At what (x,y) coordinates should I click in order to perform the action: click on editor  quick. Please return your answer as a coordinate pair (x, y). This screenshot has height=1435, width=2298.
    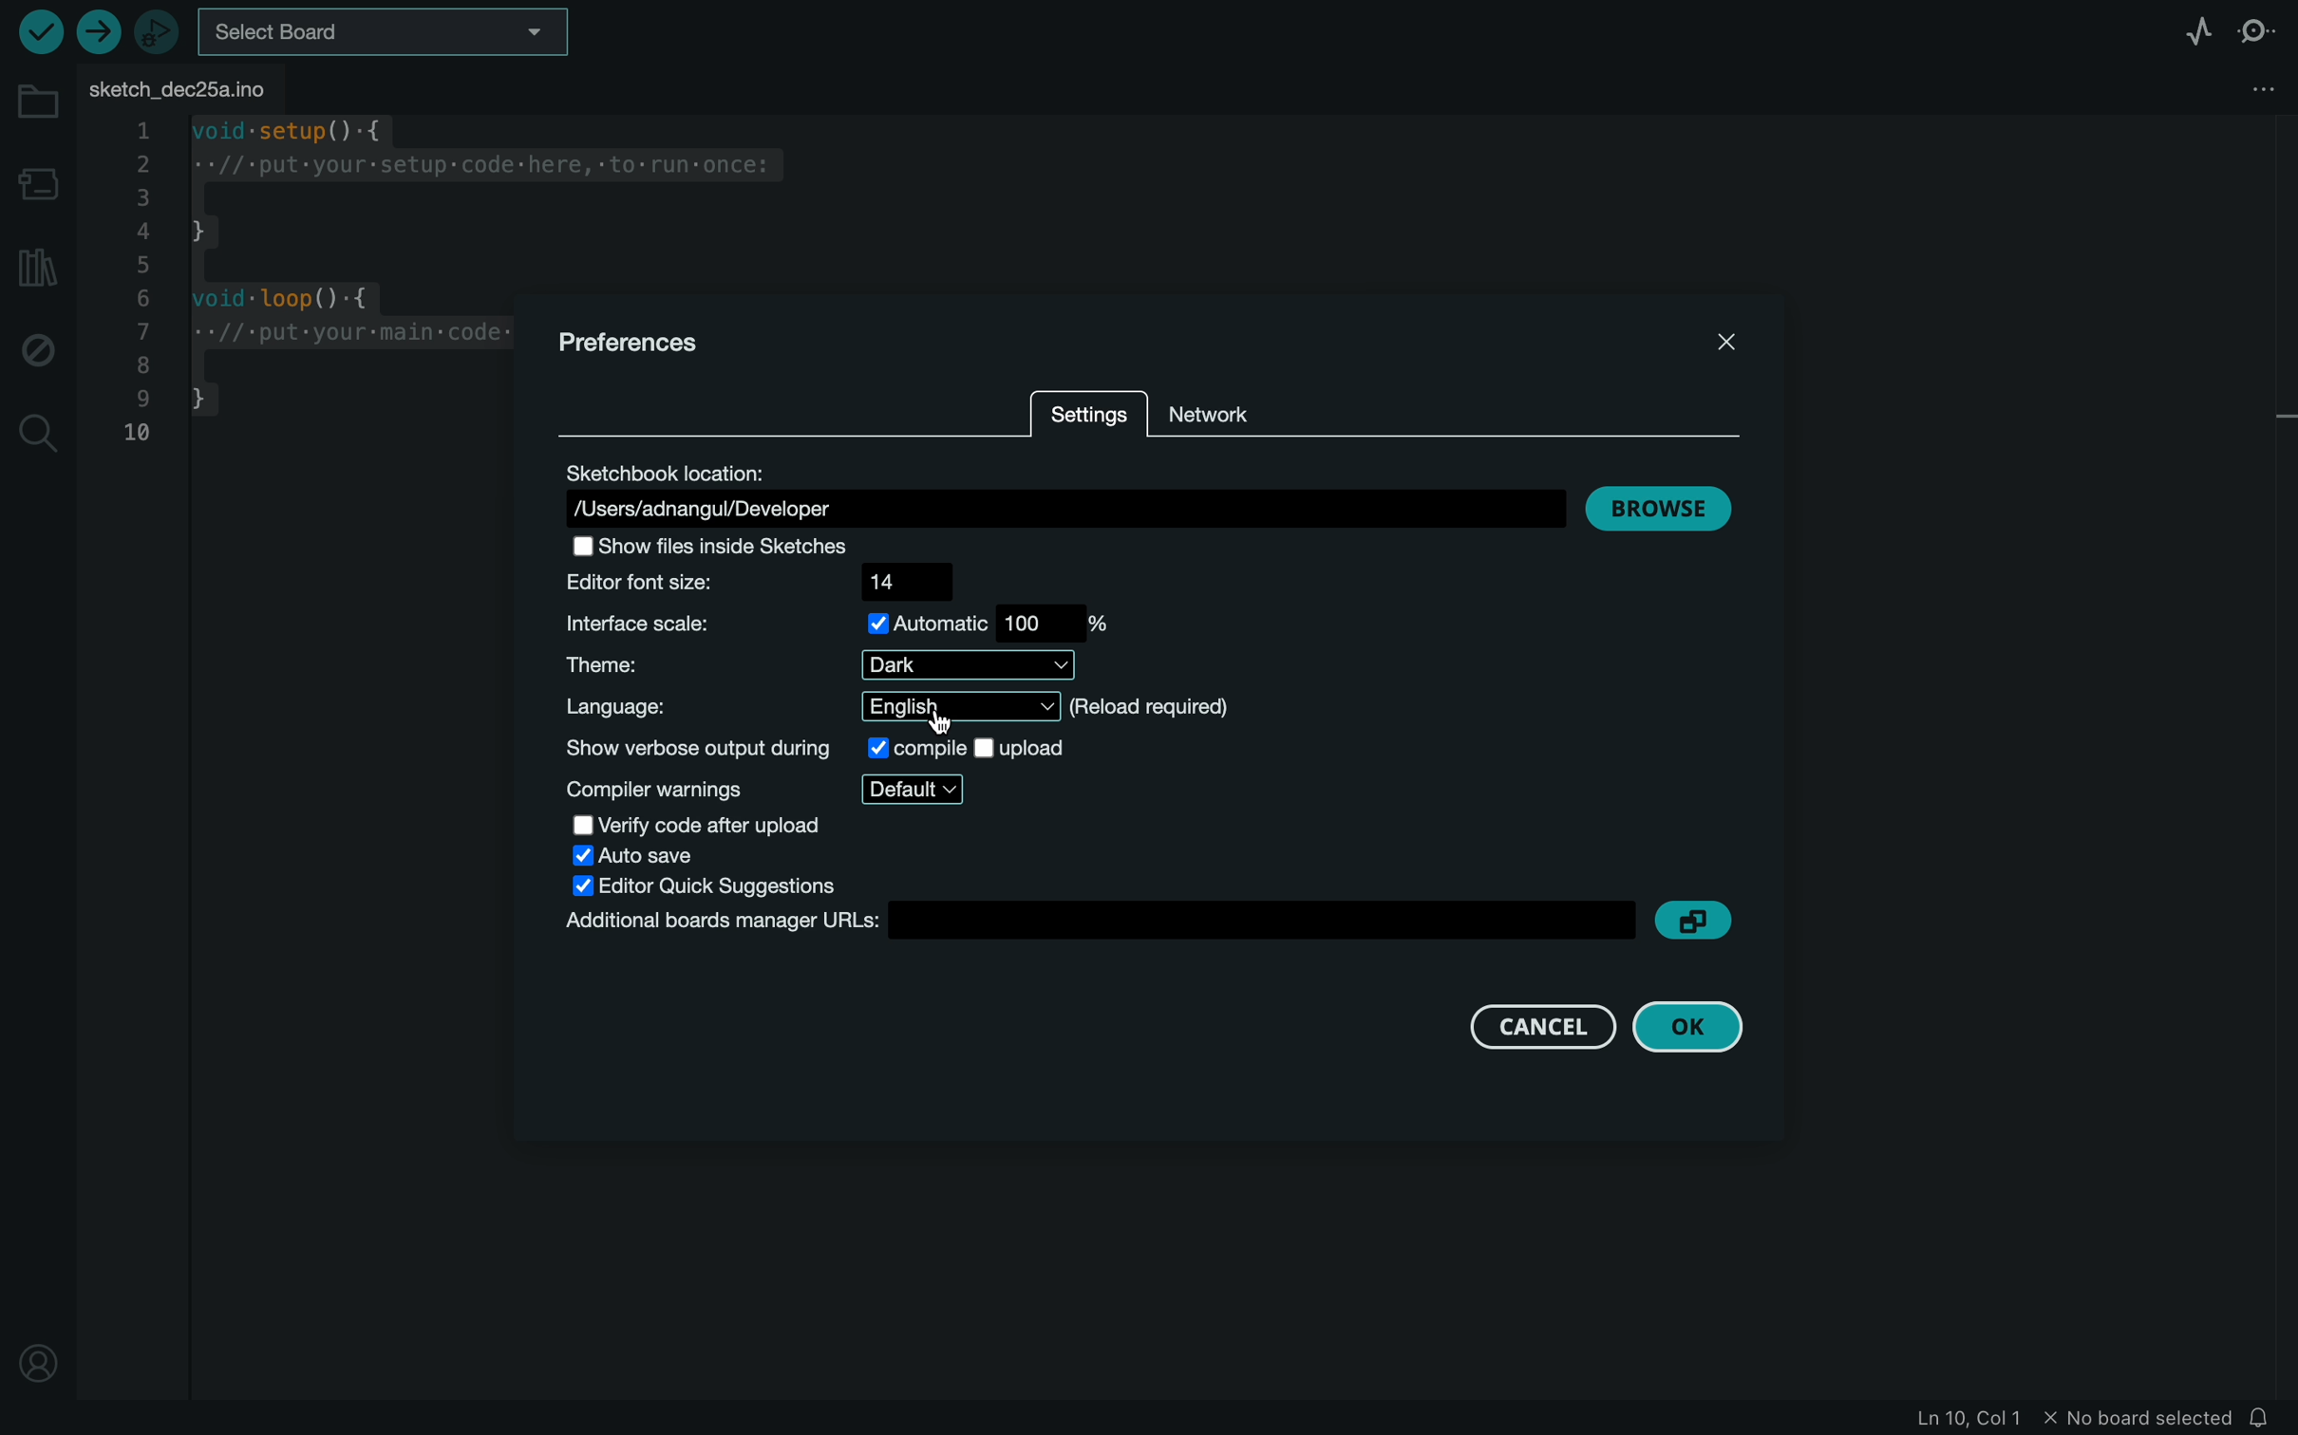
    Looking at the image, I should click on (713, 886).